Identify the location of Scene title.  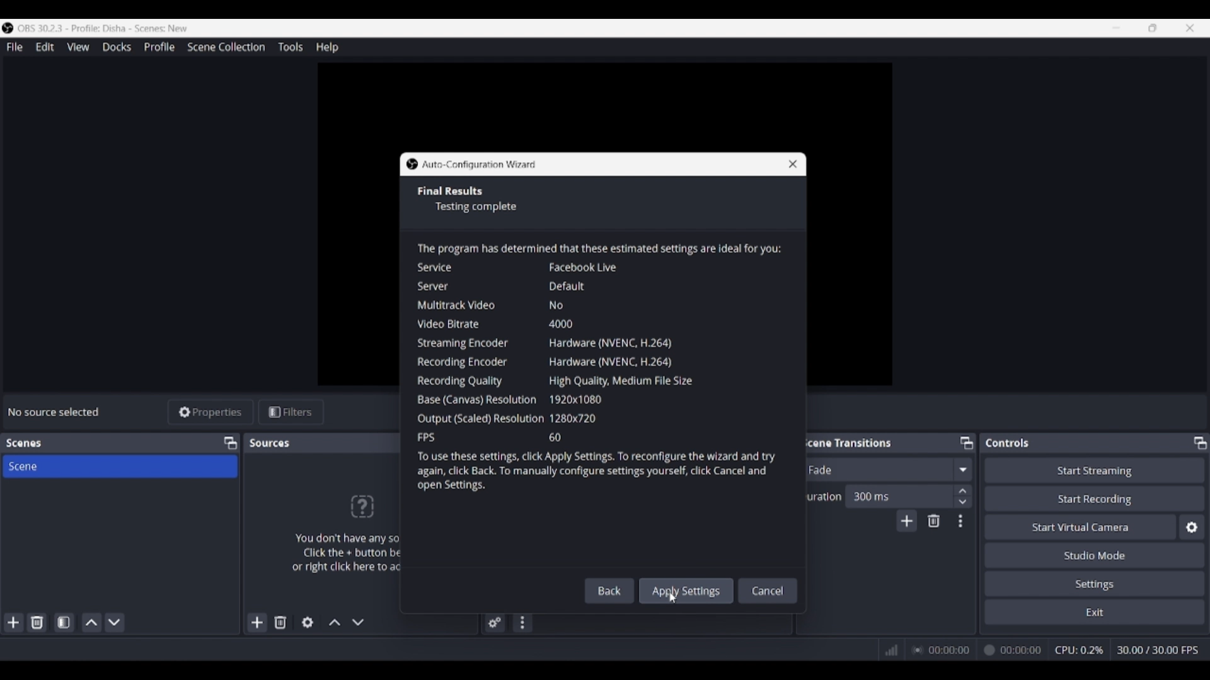
(120, 466).